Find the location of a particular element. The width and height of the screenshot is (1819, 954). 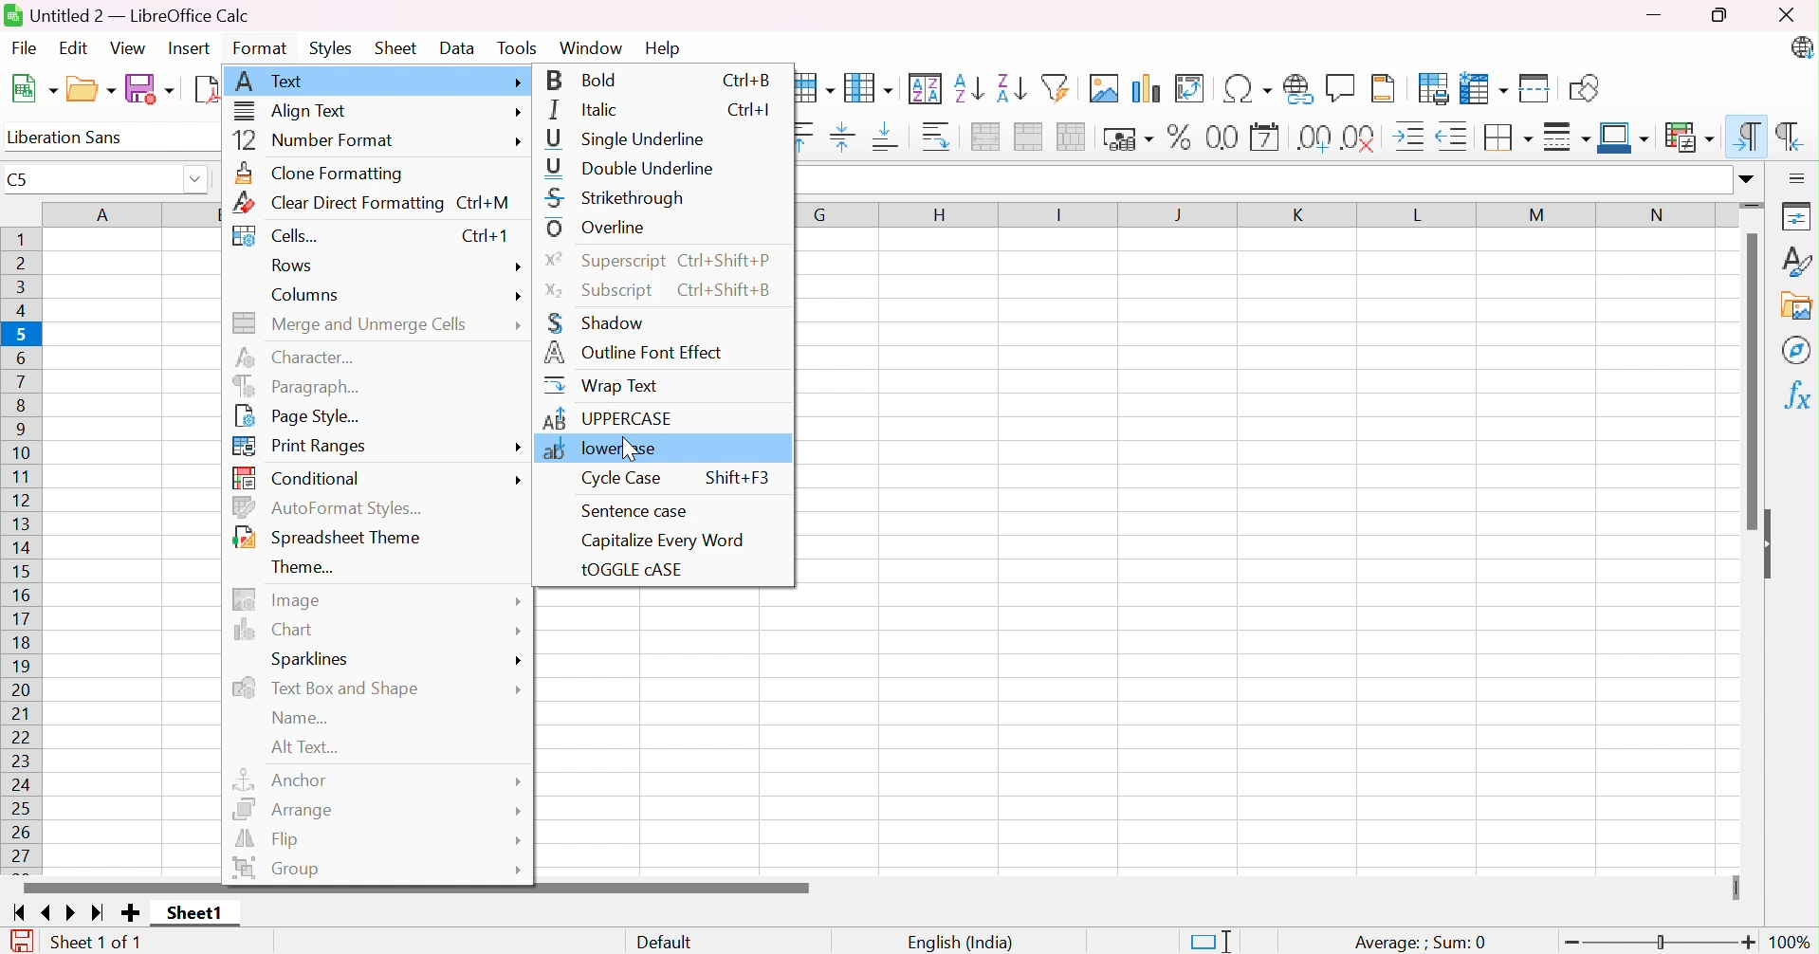

Sort Ascending is located at coordinates (971, 87).